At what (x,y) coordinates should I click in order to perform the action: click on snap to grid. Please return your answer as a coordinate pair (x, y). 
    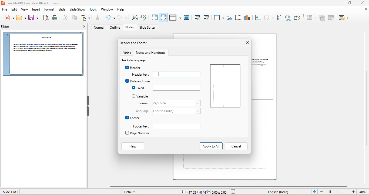
    Looking at the image, I should click on (164, 17).